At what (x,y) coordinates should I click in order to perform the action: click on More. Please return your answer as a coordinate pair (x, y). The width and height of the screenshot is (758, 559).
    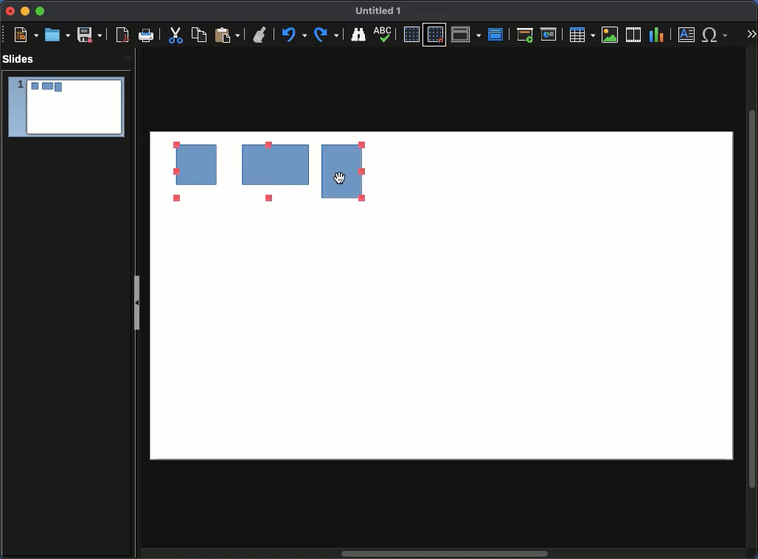
    Looking at the image, I should click on (751, 30).